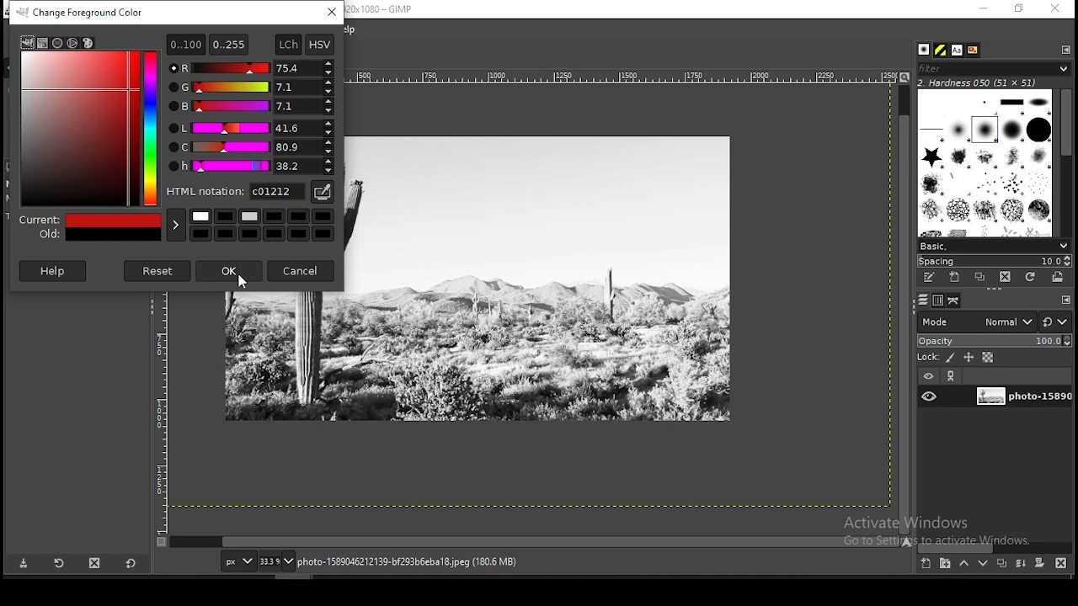  What do you see at coordinates (426, 561) in the screenshot?
I see `` at bounding box center [426, 561].